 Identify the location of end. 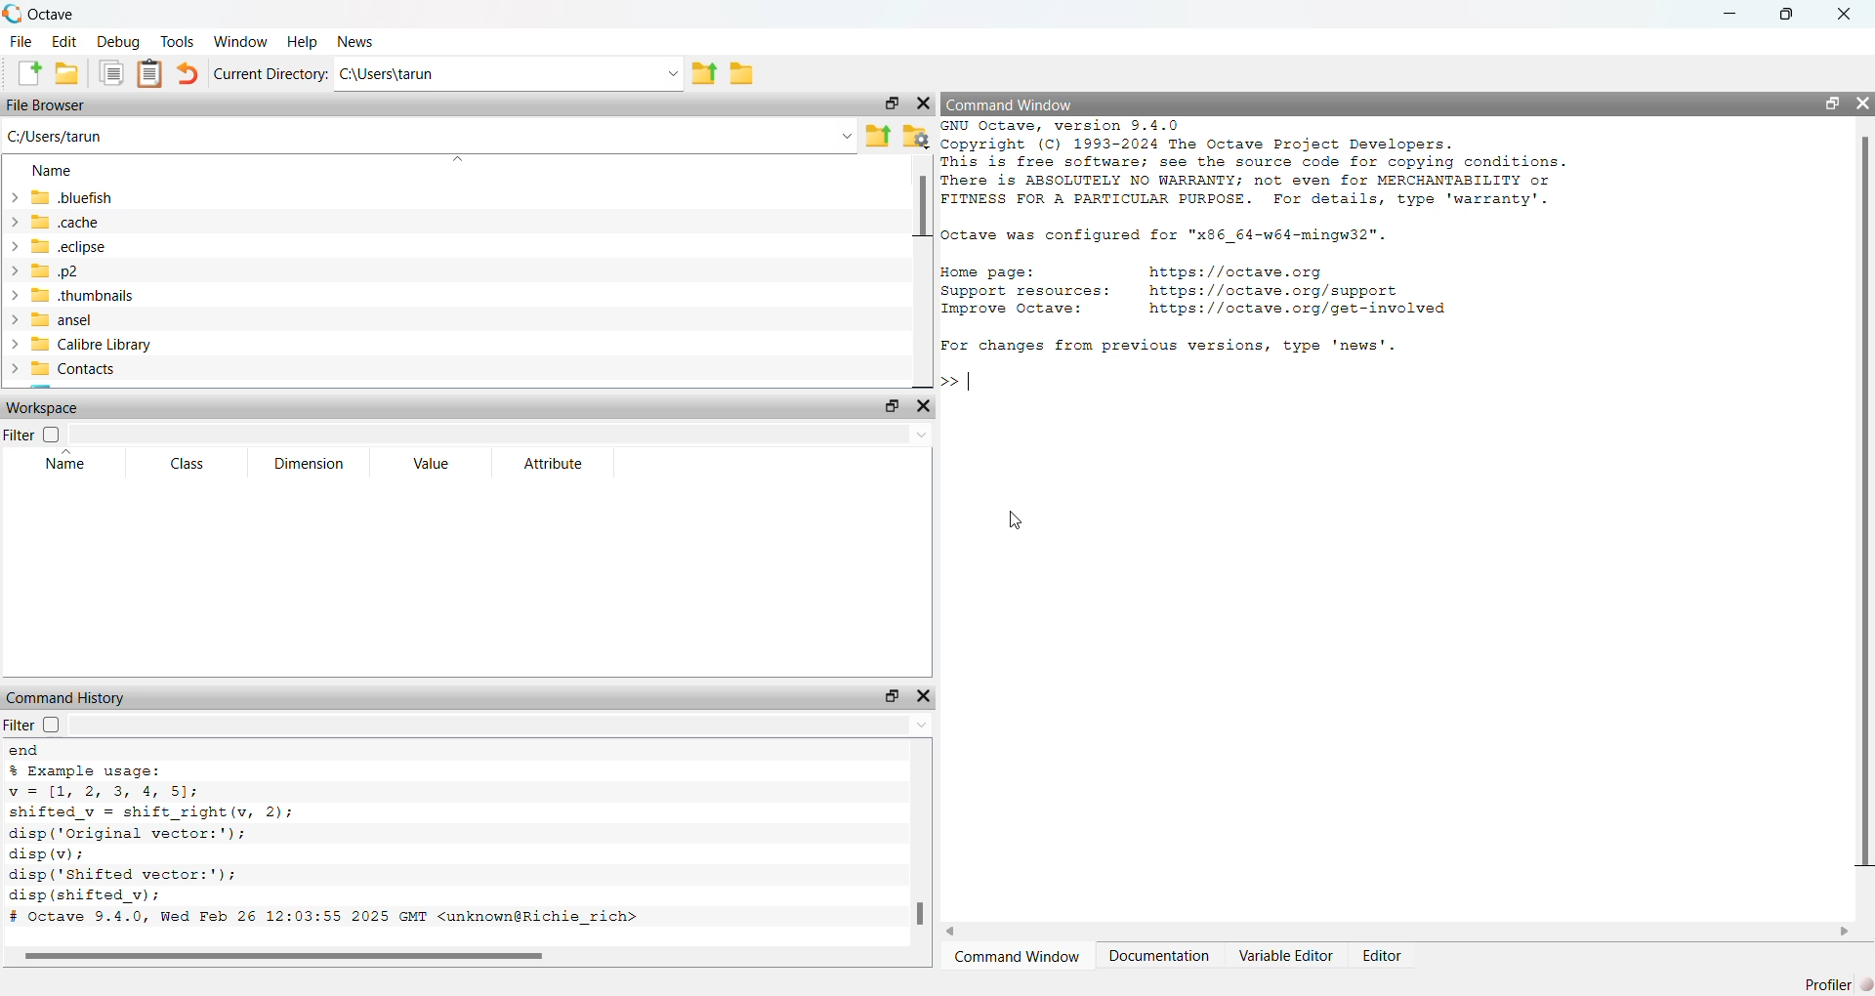
(23, 752).